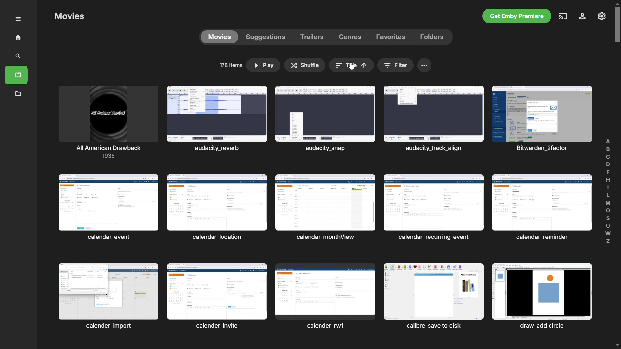  I want to click on sort by, so click(352, 66).